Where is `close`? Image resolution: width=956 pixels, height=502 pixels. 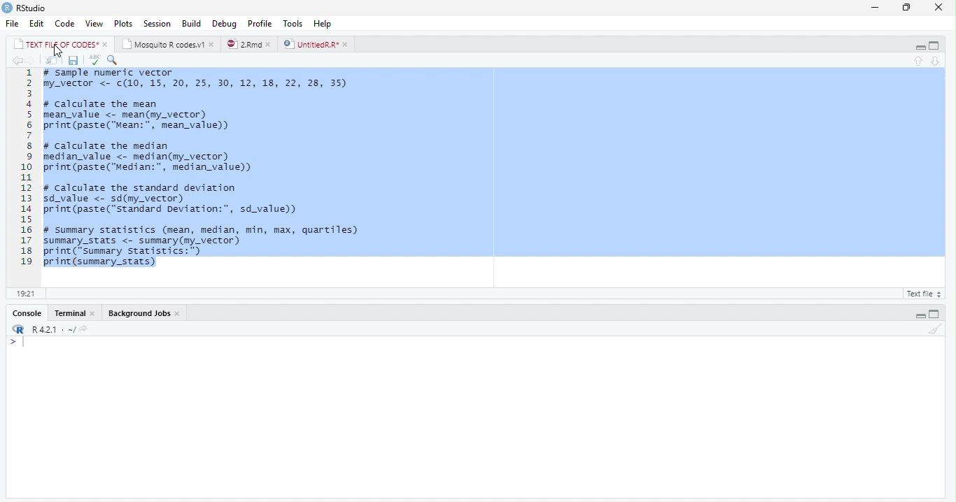
close is located at coordinates (347, 45).